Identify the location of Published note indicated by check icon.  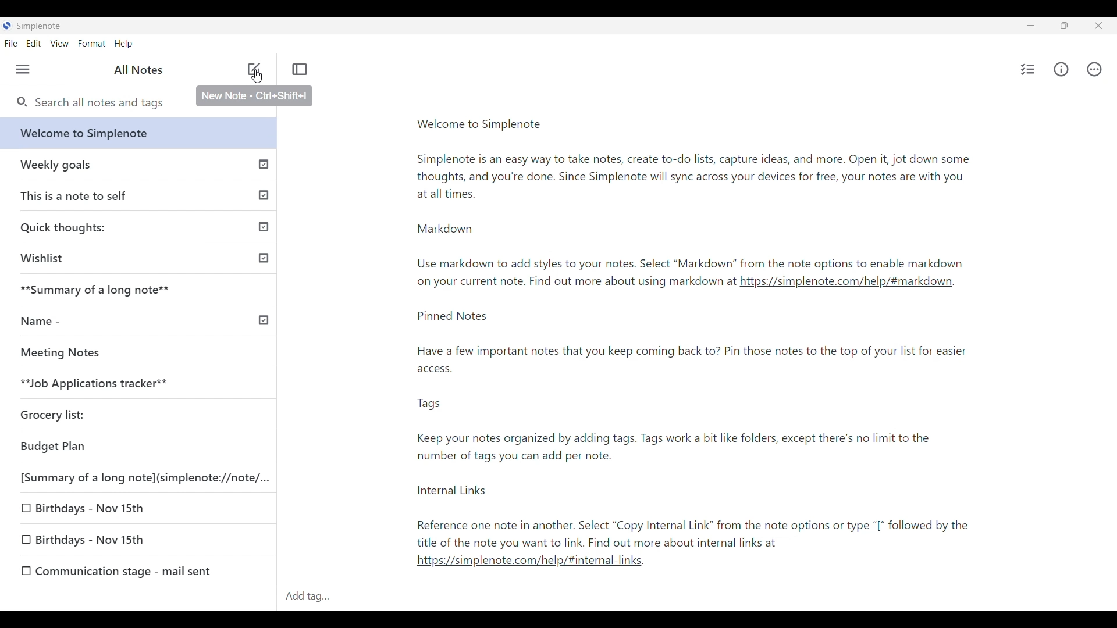
(143, 256).